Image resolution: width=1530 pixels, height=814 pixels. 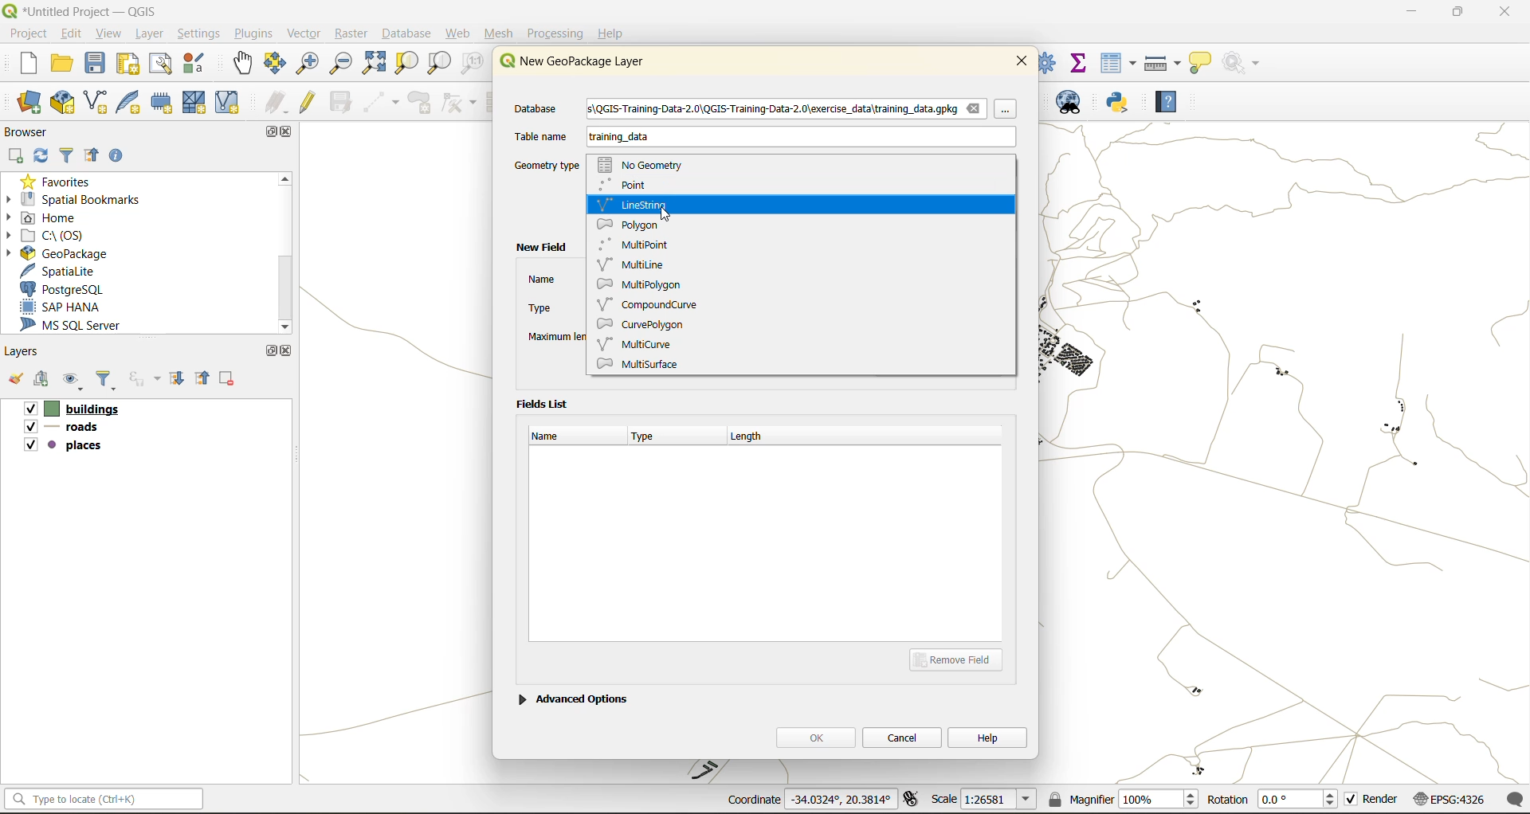 I want to click on cancel, so click(x=904, y=736).